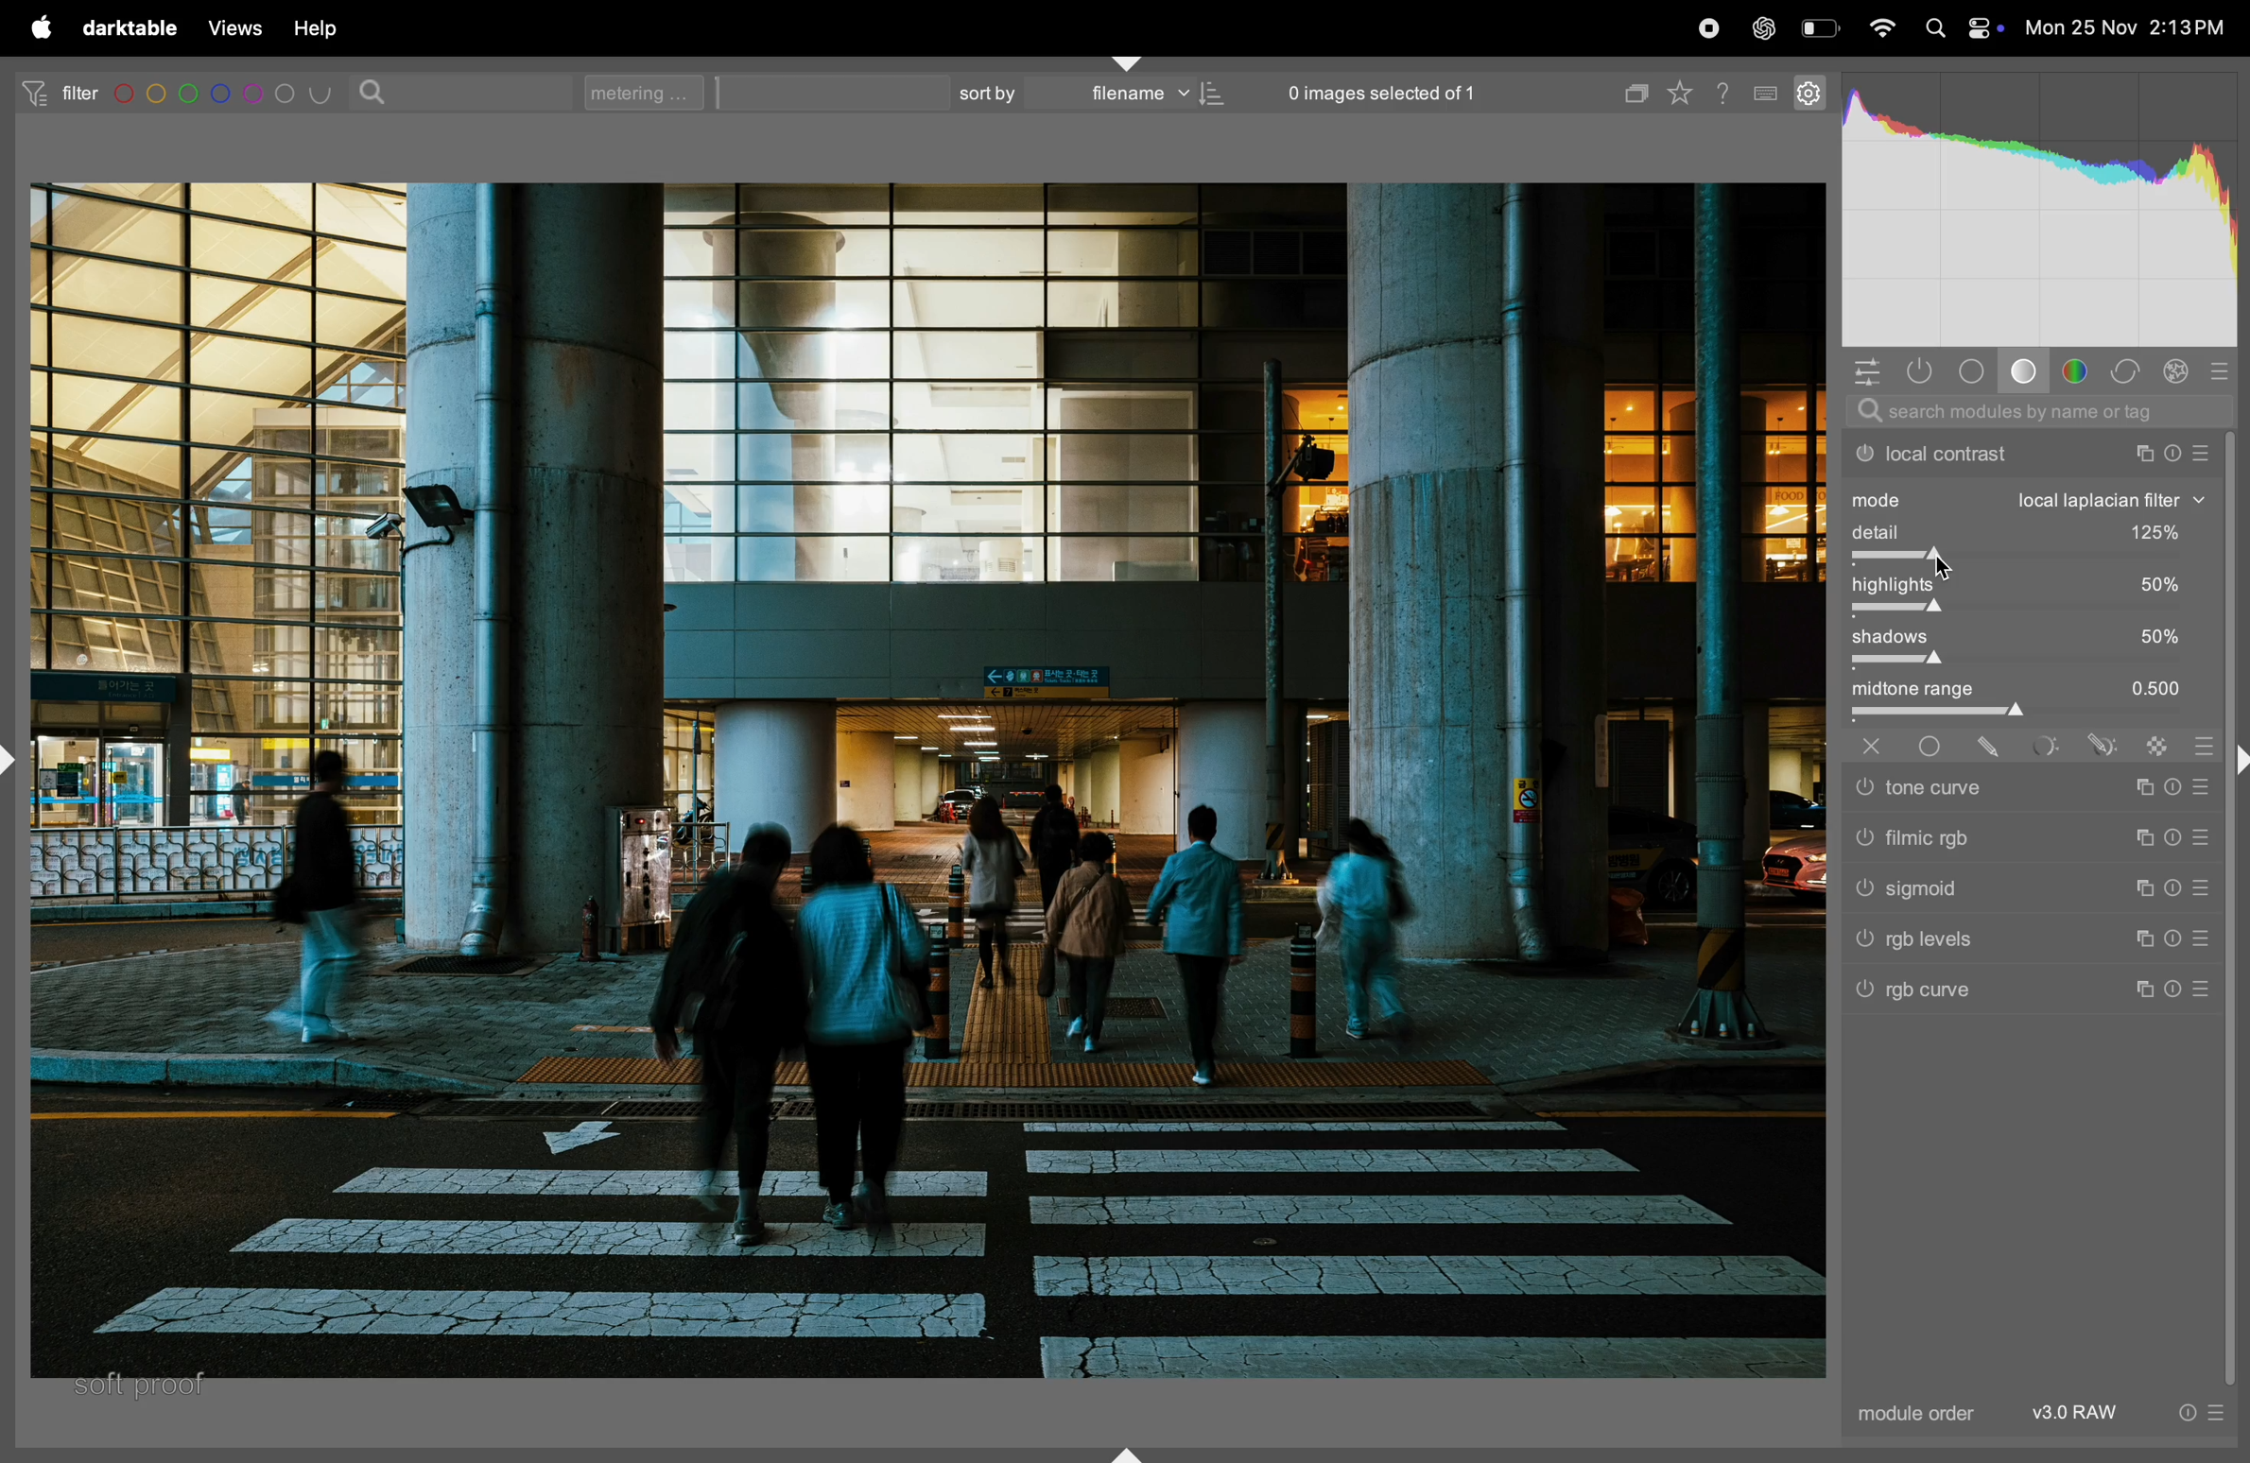 The height and width of the screenshot is (1463, 2250). What do you see at coordinates (2174, 891) in the screenshot?
I see `reset` at bounding box center [2174, 891].